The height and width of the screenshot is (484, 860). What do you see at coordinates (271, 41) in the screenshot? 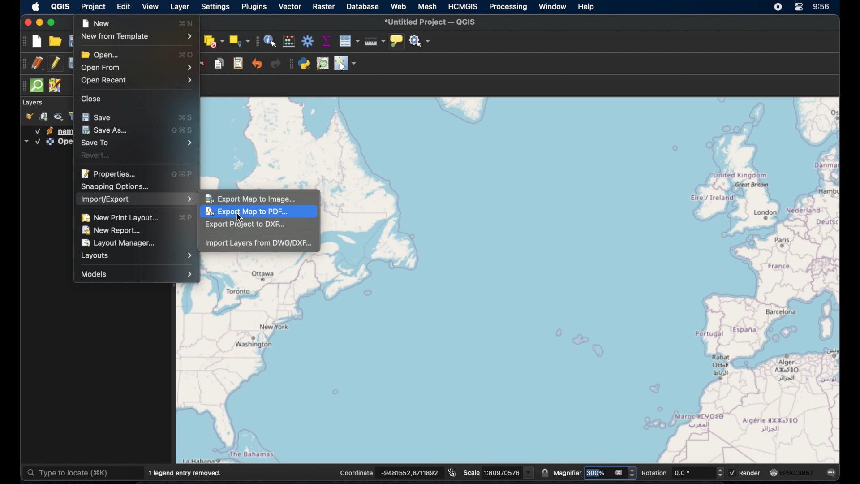
I see `identify features` at bounding box center [271, 41].